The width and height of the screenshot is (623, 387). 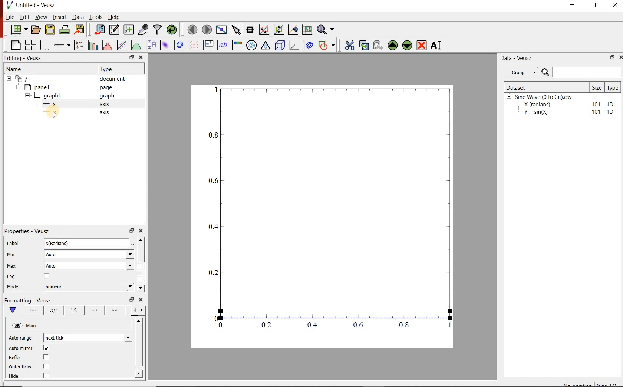 I want to click on plot covariance ellipses, so click(x=308, y=45).